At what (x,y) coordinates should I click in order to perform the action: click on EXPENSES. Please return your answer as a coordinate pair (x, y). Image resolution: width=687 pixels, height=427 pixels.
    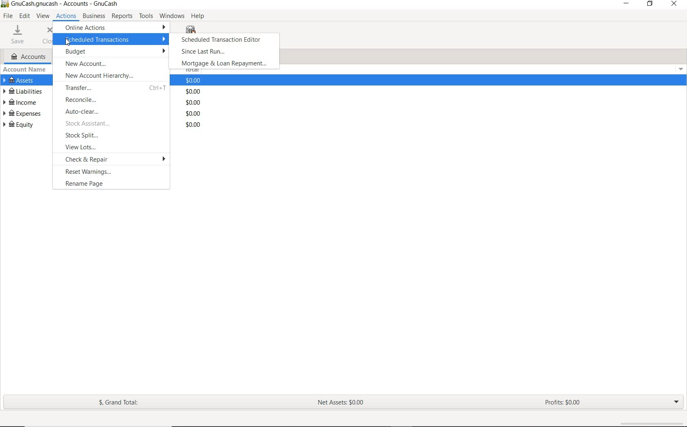
    Looking at the image, I should click on (21, 113).